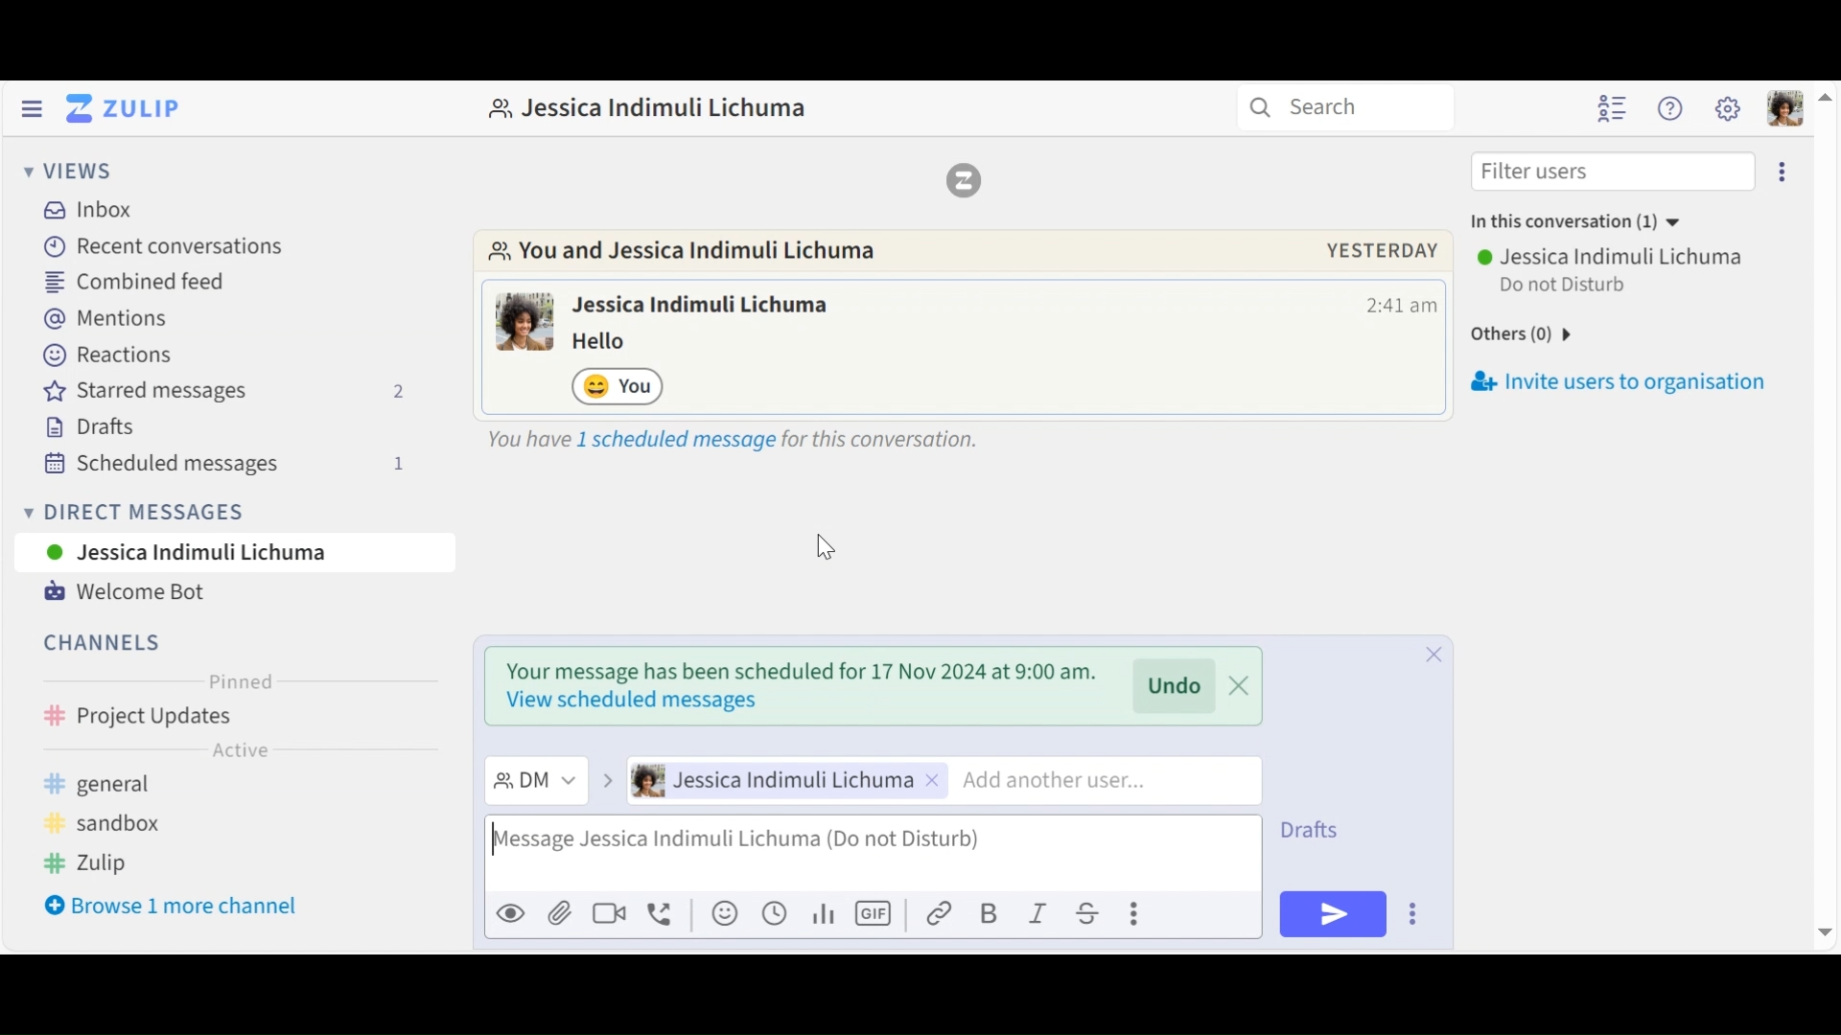 This screenshot has width=1841, height=1035. I want to click on Add polls, so click(822, 914).